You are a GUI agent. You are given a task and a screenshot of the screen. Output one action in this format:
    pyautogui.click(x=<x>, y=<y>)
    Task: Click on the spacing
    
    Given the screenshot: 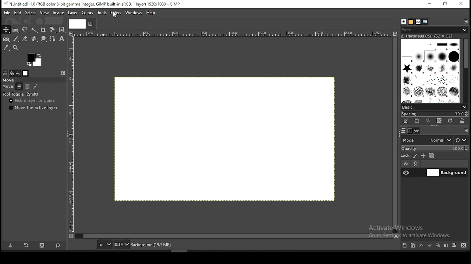 What is the action you would take?
    pyautogui.click(x=435, y=114)
    